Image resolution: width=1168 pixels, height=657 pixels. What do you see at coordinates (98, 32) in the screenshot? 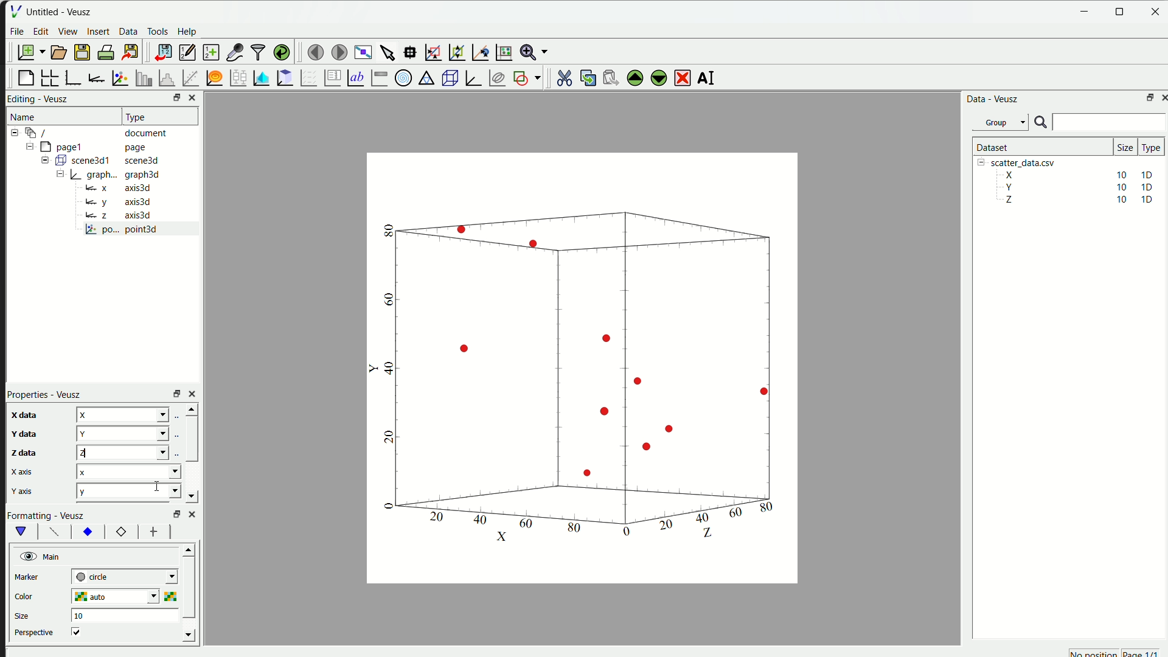
I see `insert` at bounding box center [98, 32].